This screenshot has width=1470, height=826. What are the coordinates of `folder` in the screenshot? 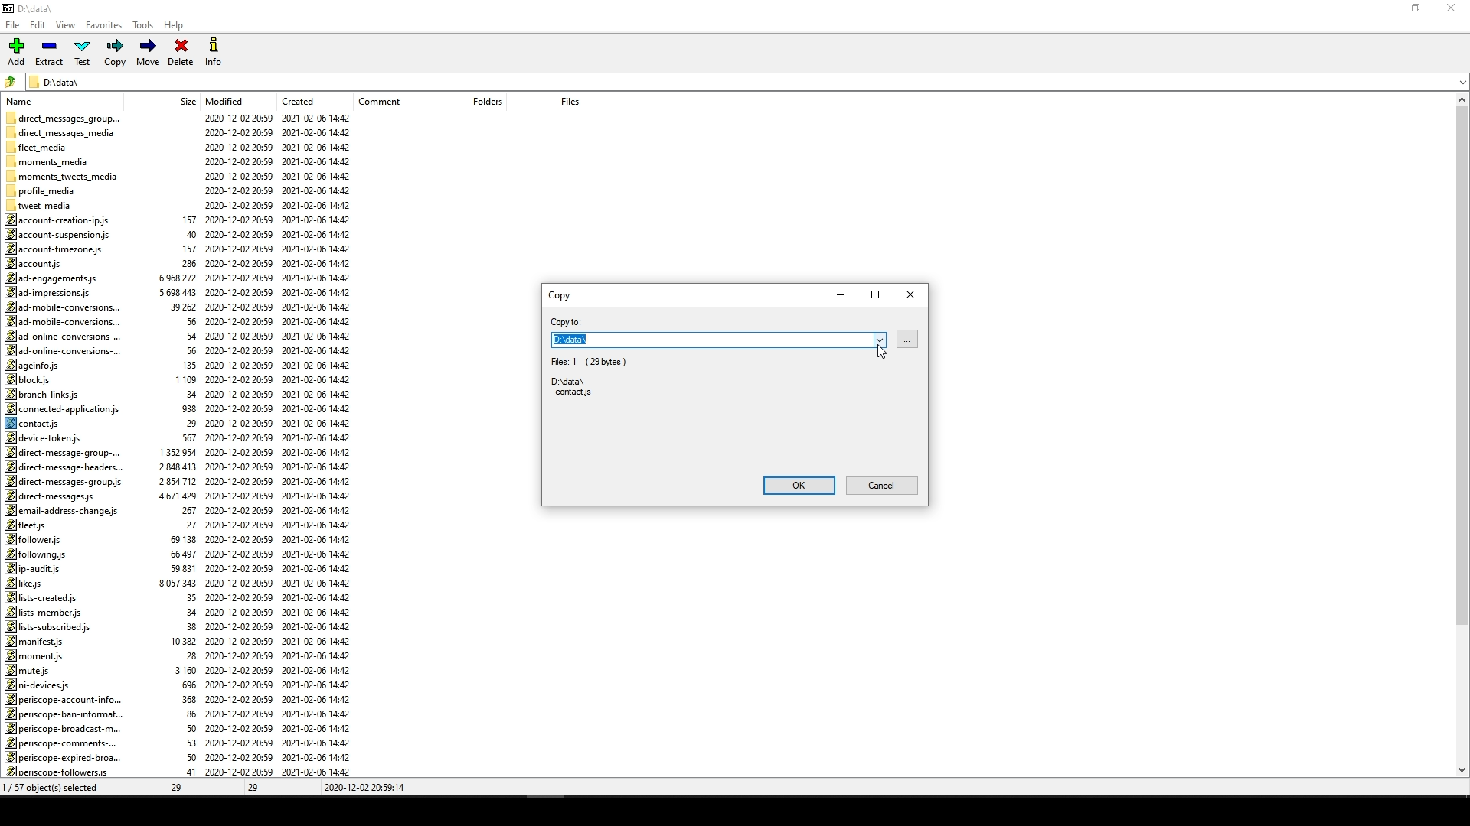 It's located at (11, 80).